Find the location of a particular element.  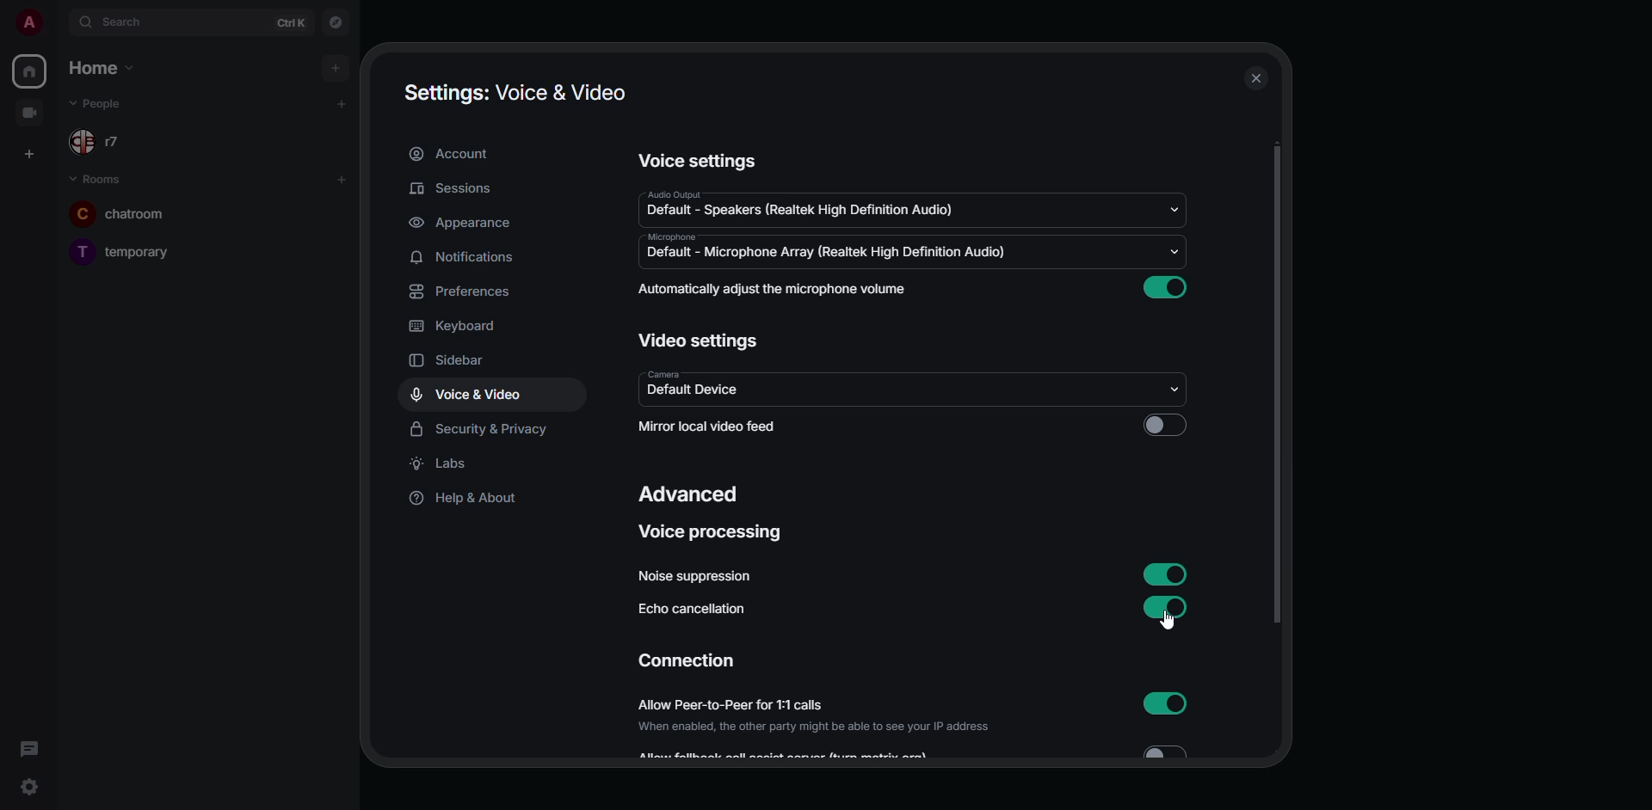

add is located at coordinates (342, 101).